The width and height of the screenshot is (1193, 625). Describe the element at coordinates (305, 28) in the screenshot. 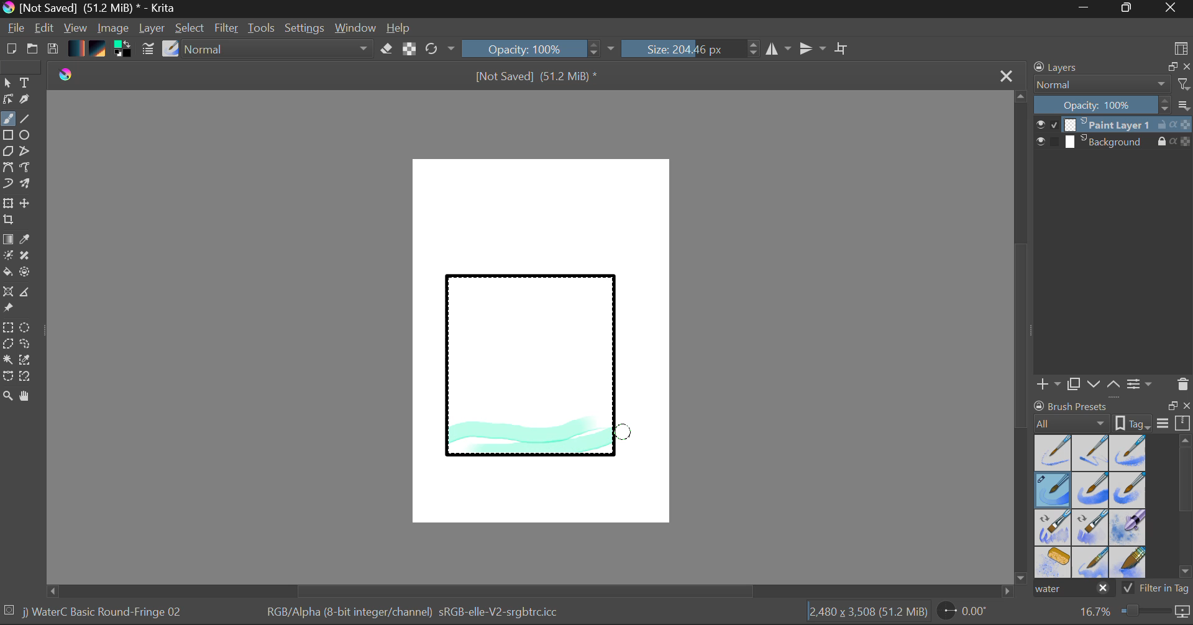

I see `Settings` at that location.